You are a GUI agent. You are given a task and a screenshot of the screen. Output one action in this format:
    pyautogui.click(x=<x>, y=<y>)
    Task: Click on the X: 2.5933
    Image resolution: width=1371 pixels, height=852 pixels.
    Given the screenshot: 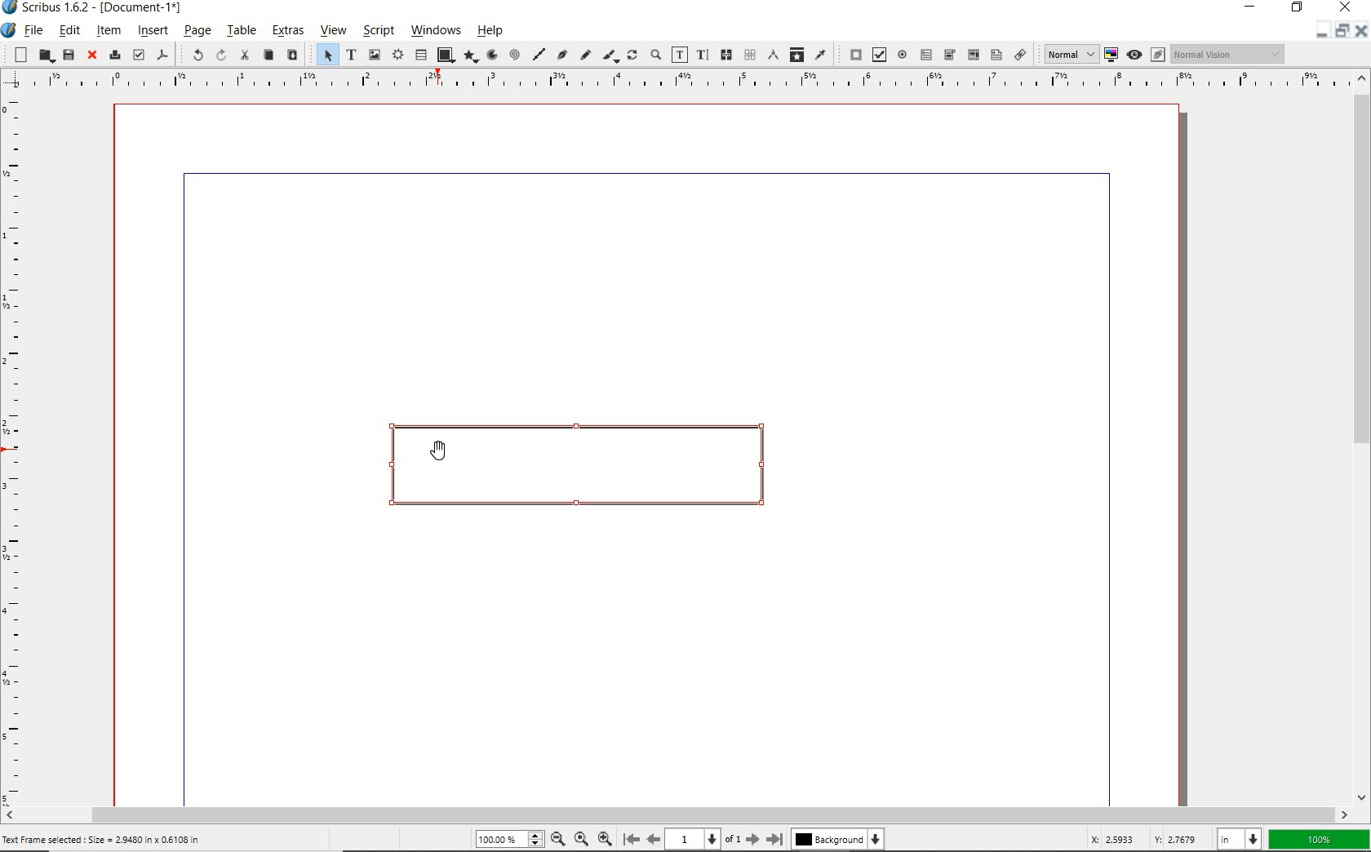 What is the action you would take?
    pyautogui.click(x=1116, y=839)
    